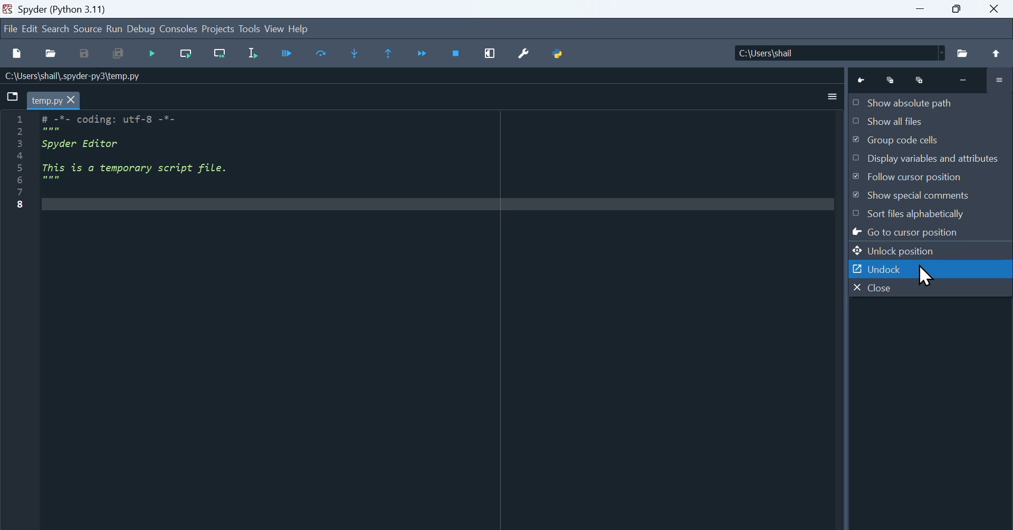  I want to click on Continue execution until next function, so click(422, 53).